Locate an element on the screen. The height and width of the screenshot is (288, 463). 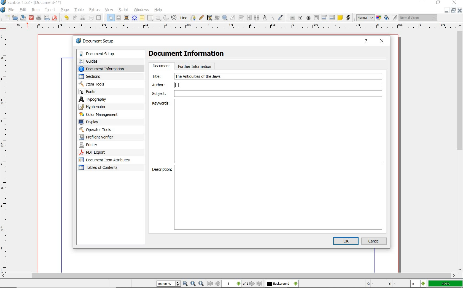
display is located at coordinates (98, 122).